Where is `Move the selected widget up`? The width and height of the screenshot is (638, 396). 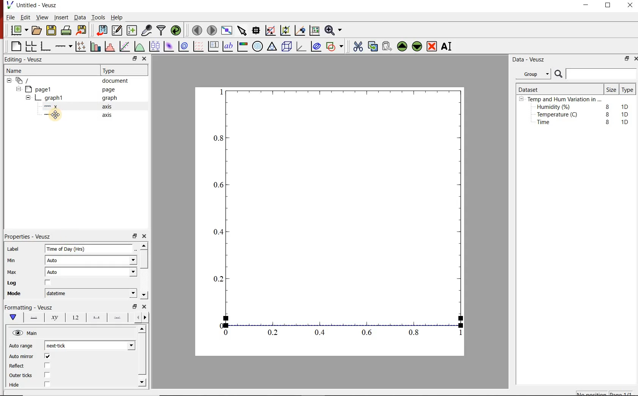
Move the selected widget up is located at coordinates (403, 46).